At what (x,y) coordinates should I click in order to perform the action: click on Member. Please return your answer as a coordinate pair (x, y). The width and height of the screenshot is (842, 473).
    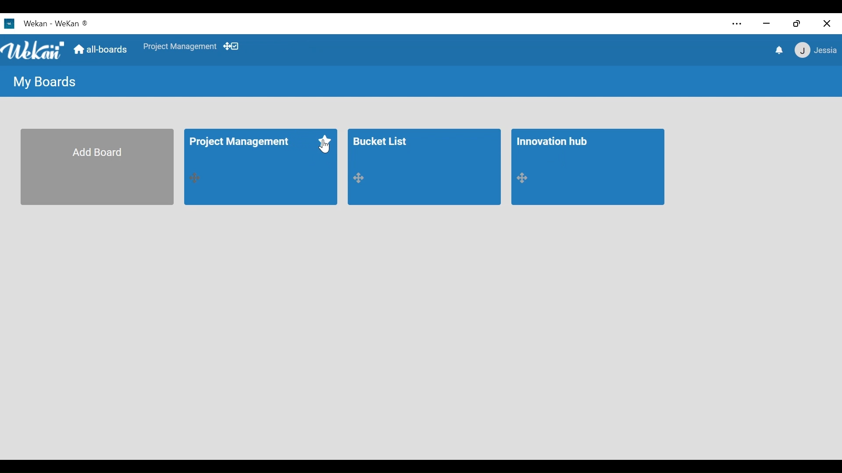
    Looking at the image, I should click on (814, 51).